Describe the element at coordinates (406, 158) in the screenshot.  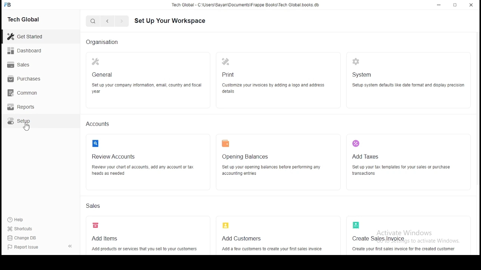
I see `Add Taxes` at that location.